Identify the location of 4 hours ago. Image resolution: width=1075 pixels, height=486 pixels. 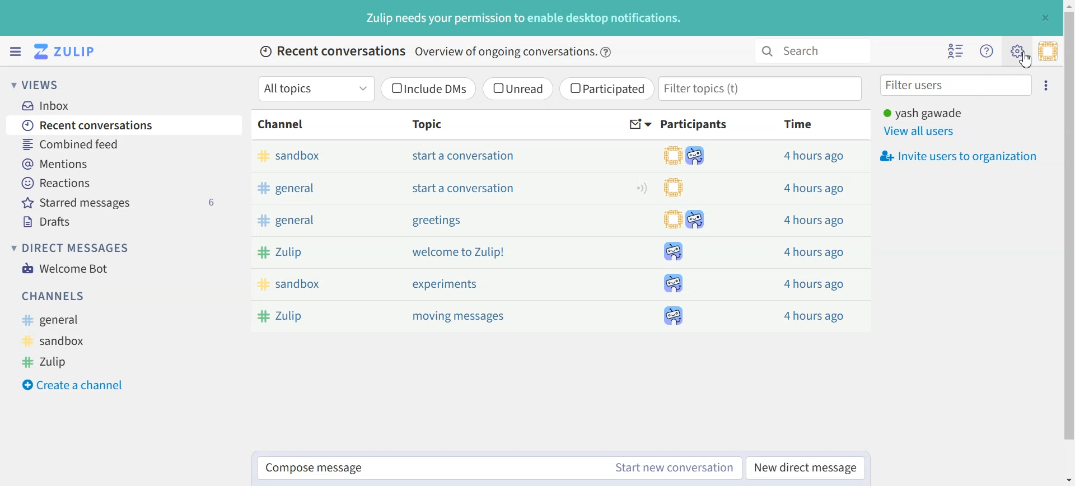
(815, 156).